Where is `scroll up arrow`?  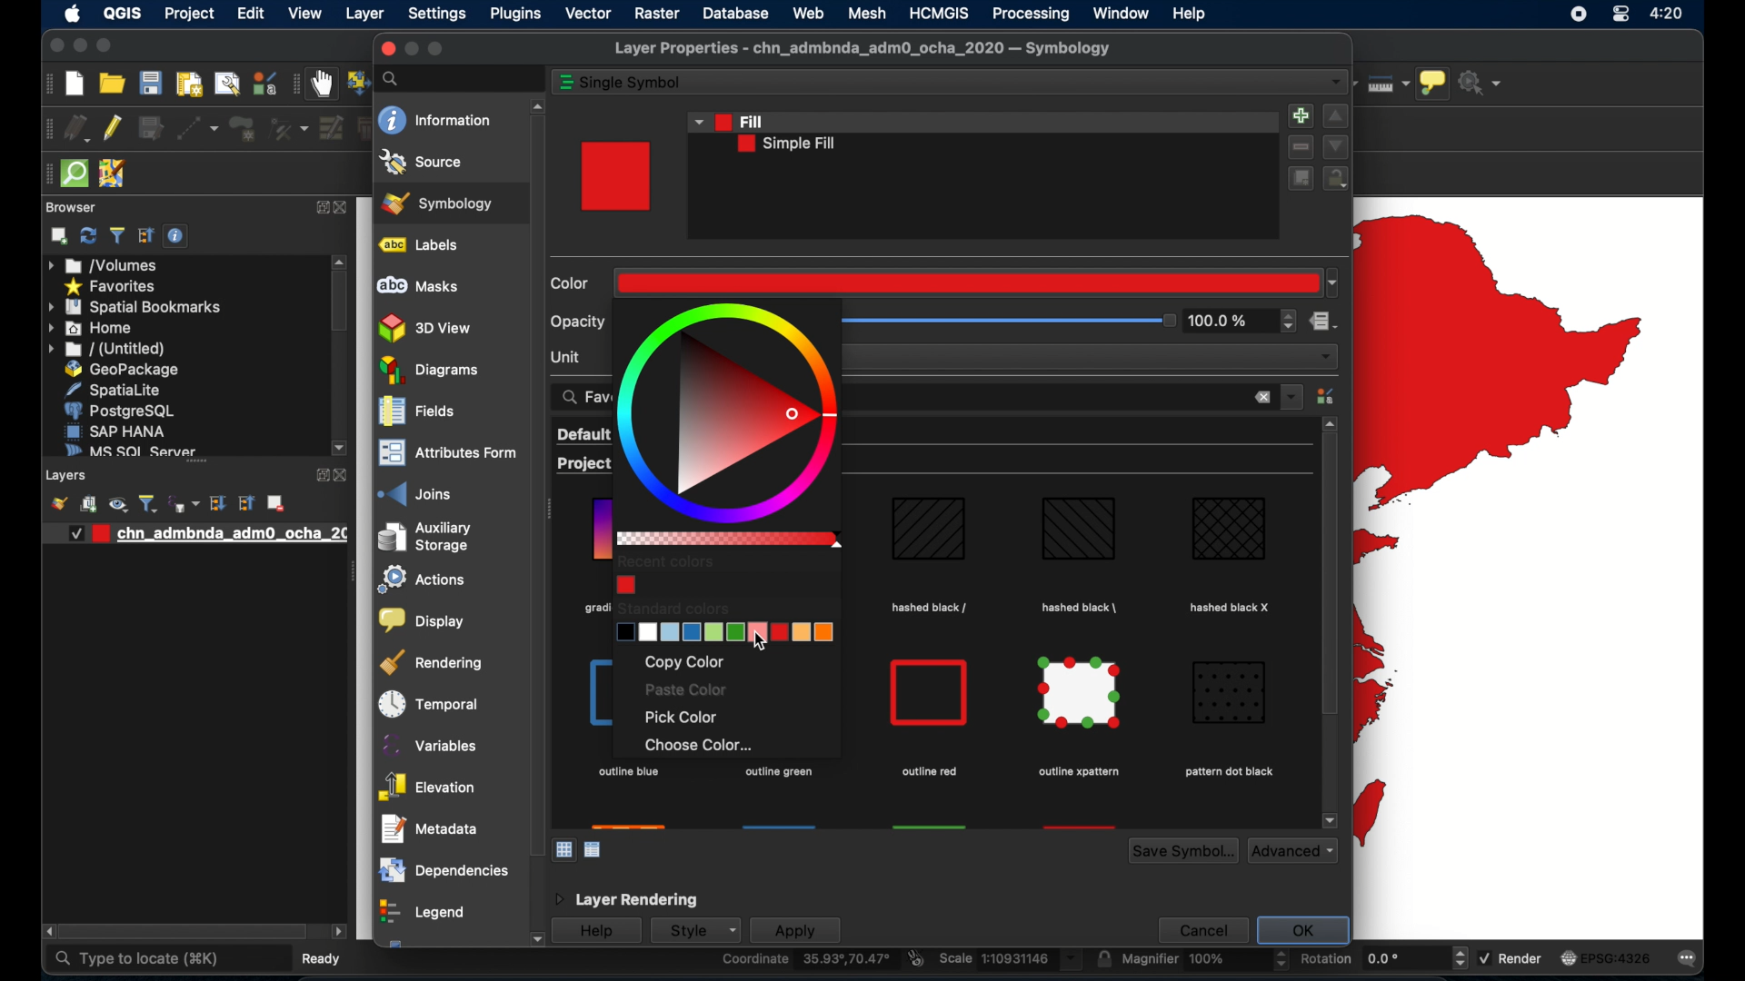 scroll up arrow is located at coordinates (1331, 422).